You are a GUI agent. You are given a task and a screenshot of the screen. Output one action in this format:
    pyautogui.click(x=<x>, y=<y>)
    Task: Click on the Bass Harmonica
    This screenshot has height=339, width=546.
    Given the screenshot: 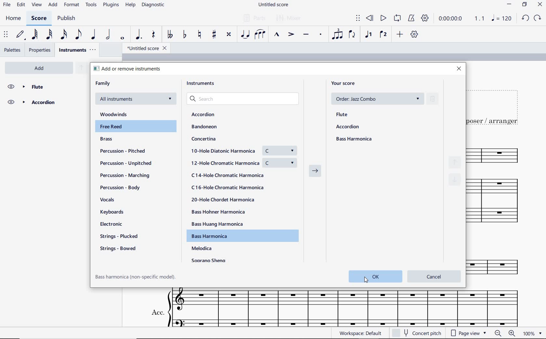 What is the action you would take?
    pyautogui.click(x=359, y=142)
    